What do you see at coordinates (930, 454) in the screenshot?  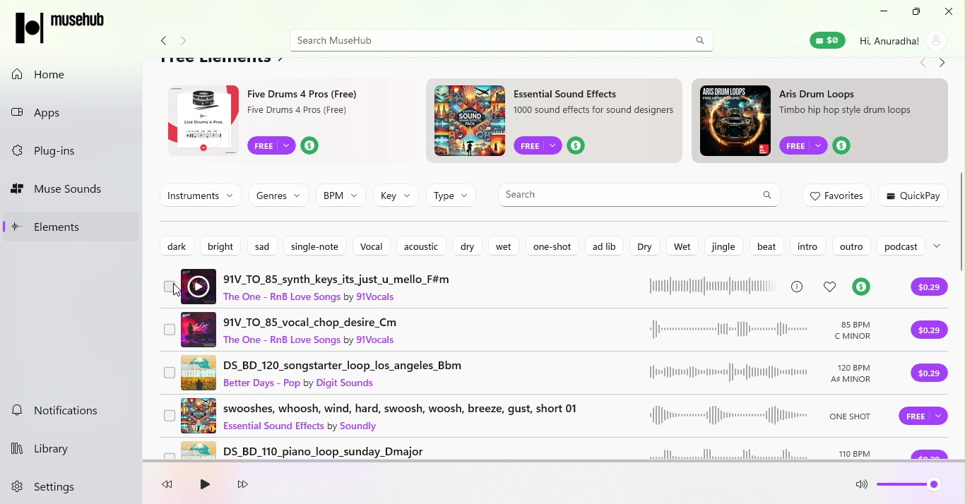 I see `obscure button` at bounding box center [930, 454].